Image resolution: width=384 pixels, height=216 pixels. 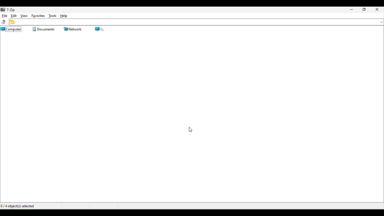 I want to click on Restore, so click(x=364, y=10).